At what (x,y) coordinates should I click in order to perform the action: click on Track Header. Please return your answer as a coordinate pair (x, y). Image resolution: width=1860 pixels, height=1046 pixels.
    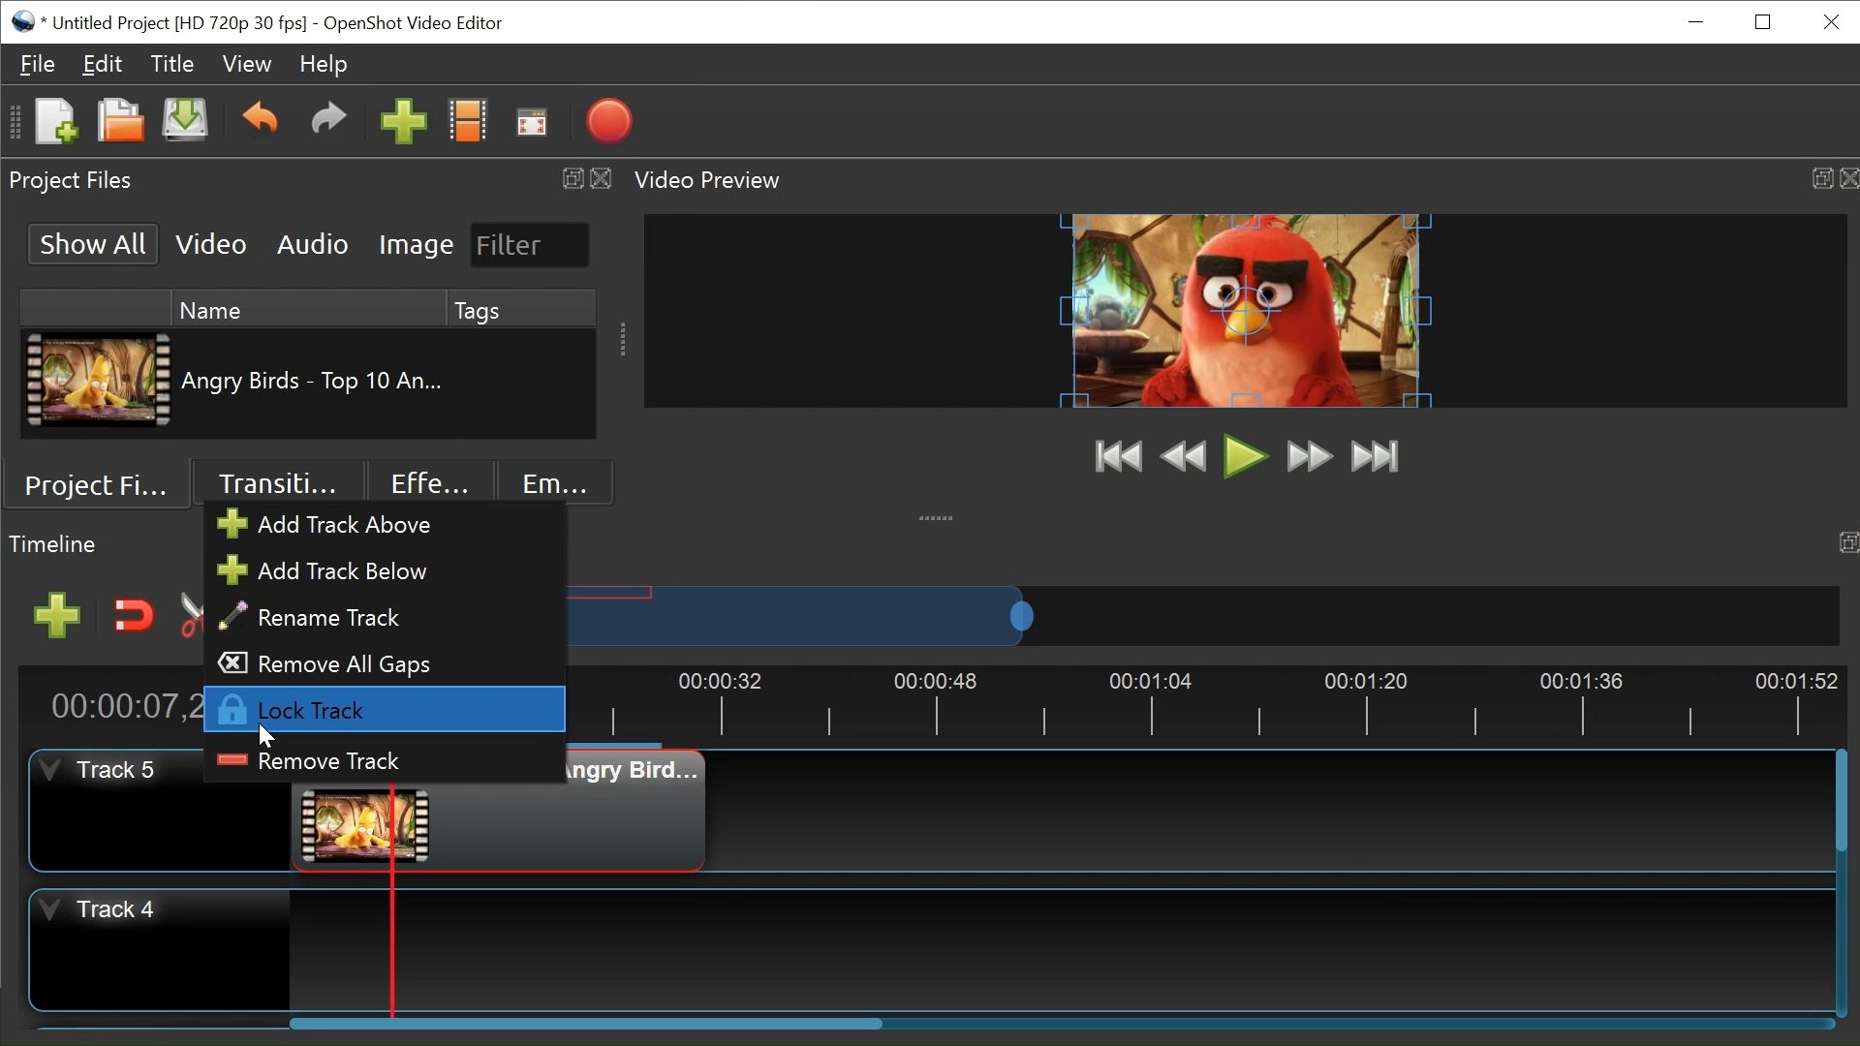
    Looking at the image, I should click on (161, 950).